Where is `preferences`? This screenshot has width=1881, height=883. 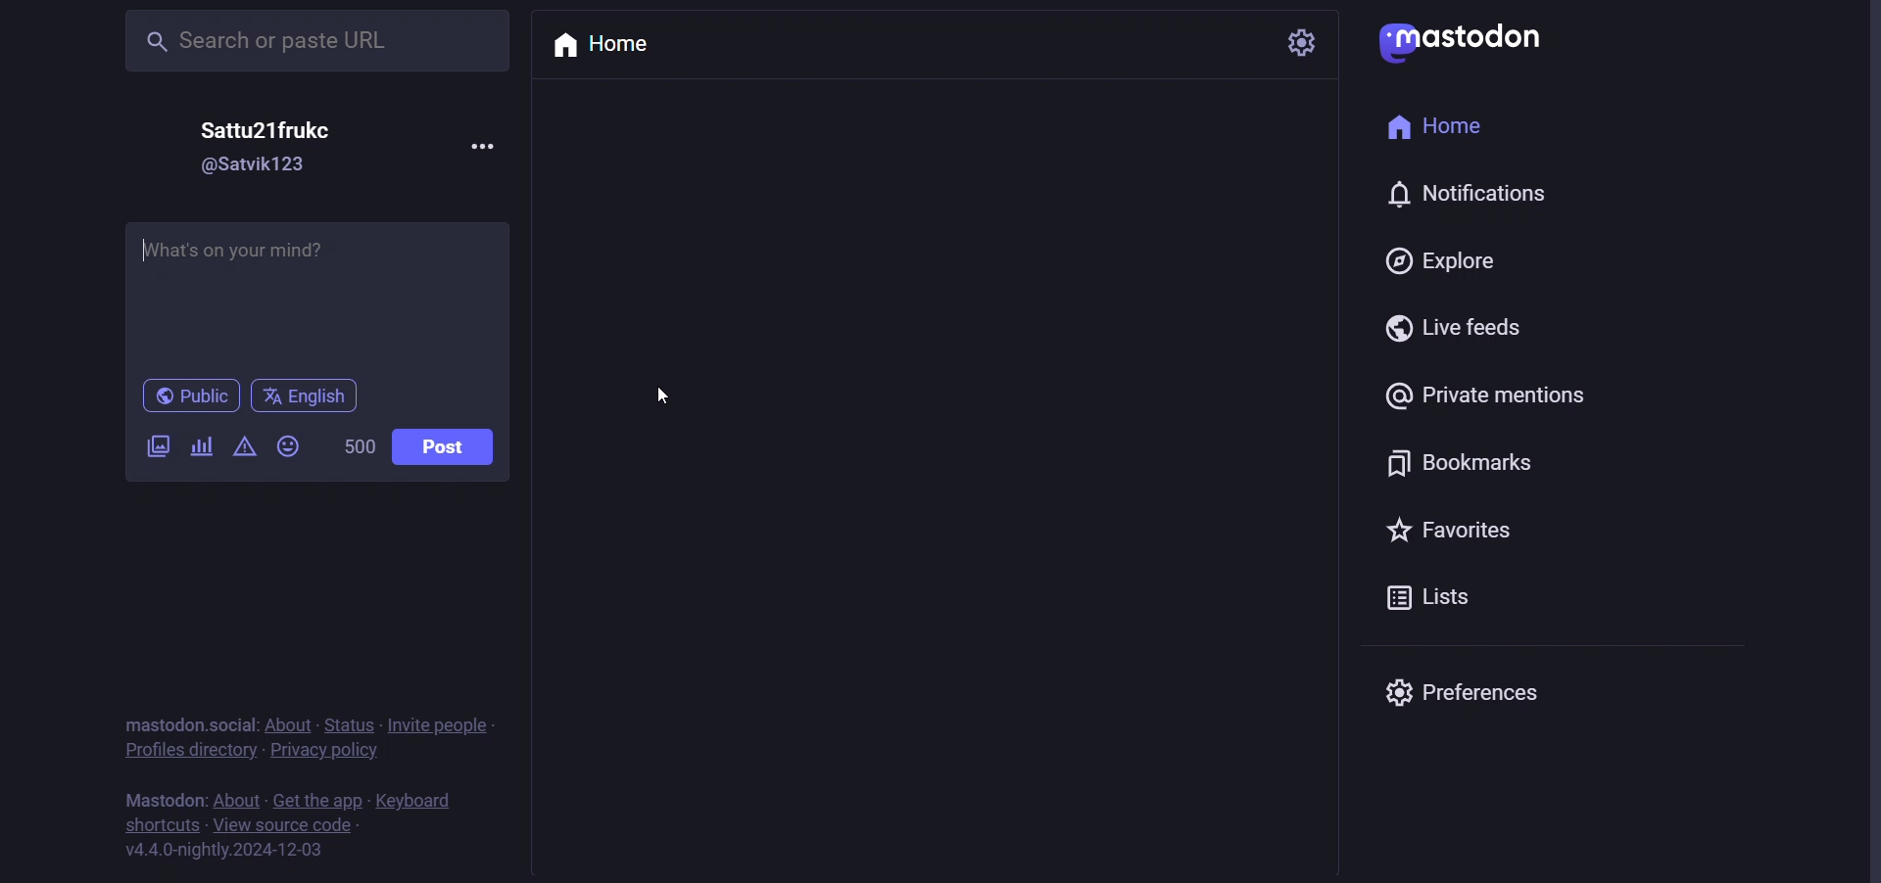 preferences is located at coordinates (1461, 691).